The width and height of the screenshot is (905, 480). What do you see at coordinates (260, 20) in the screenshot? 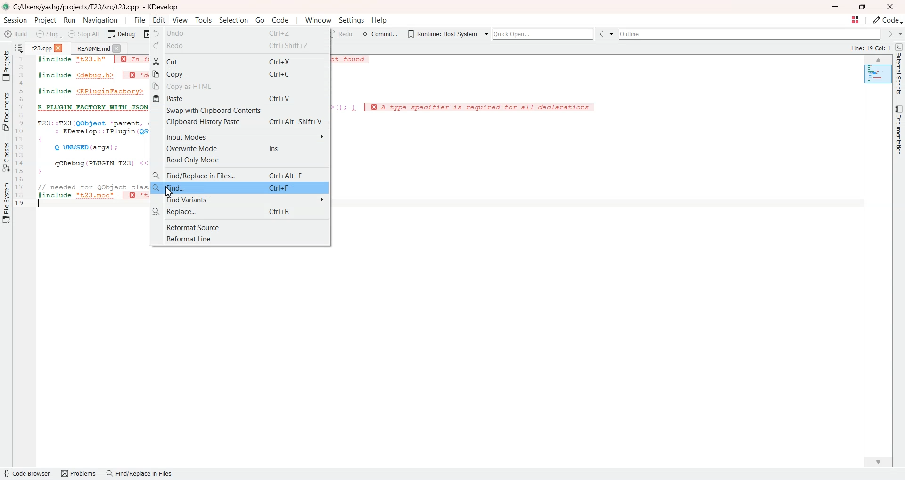
I see `go` at bounding box center [260, 20].